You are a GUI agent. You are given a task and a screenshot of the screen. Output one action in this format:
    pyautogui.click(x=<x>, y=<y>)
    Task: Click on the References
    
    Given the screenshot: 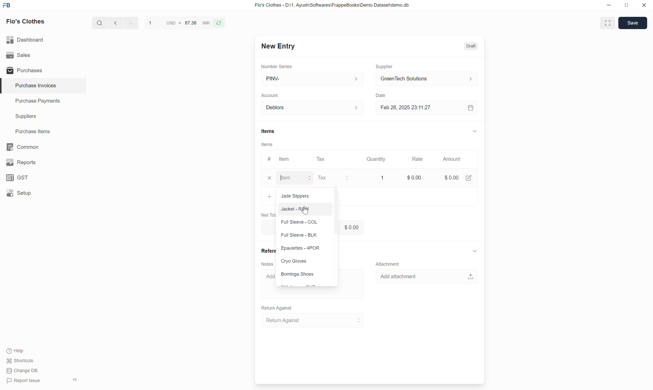 What is the action you would take?
    pyautogui.click(x=268, y=250)
    